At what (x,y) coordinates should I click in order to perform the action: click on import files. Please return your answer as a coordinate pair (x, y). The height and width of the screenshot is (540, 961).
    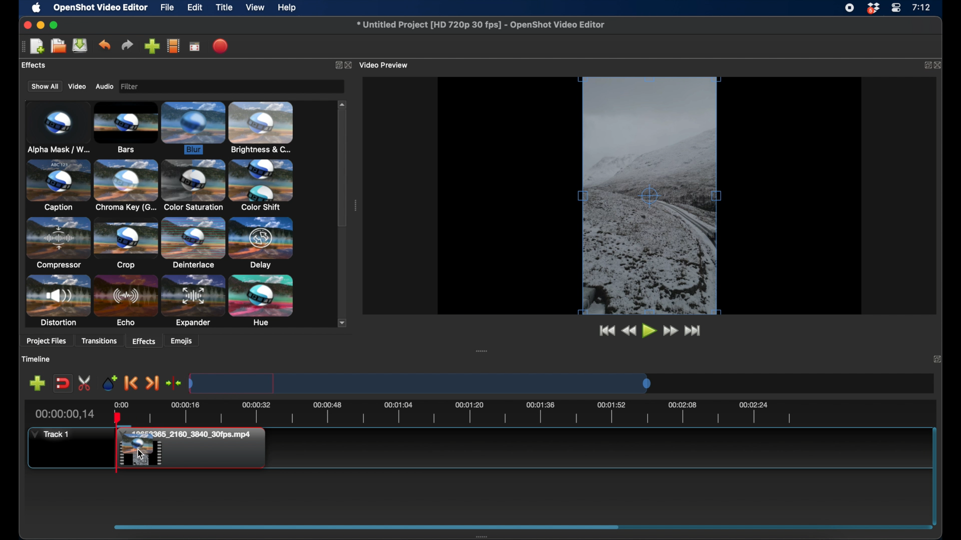
    Looking at the image, I should click on (152, 46).